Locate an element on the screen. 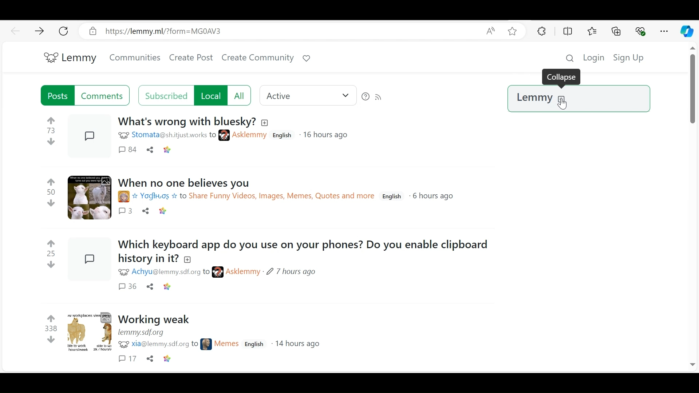  Donate is located at coordinates (306, 60).